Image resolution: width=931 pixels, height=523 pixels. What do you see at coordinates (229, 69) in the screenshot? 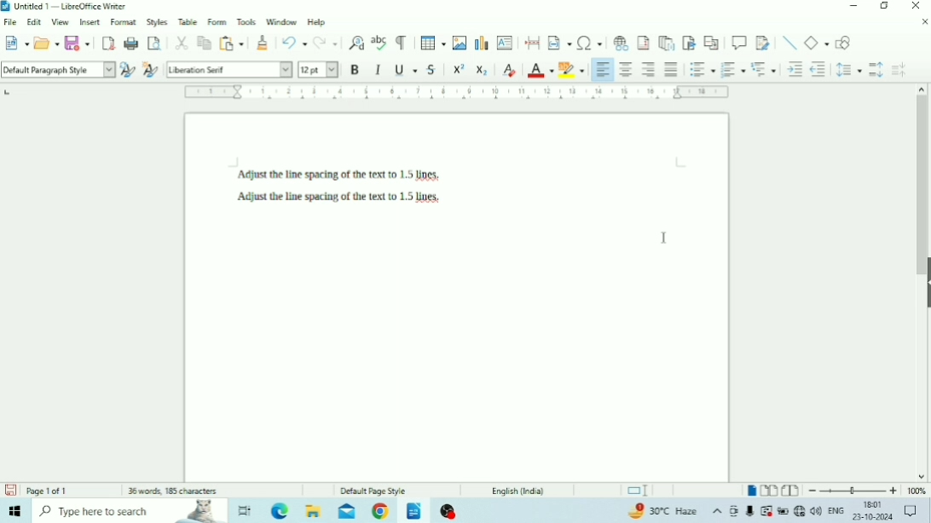
I see `Font Name` at bounding box center [229, 69].